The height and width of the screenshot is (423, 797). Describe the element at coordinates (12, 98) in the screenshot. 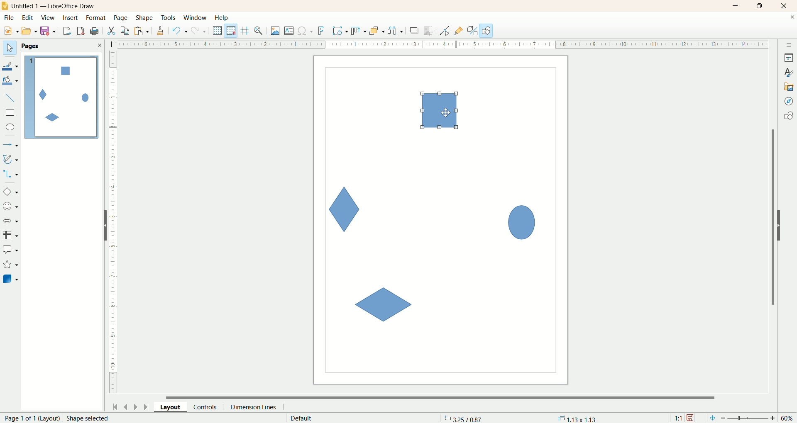

I see `insert line` at that location.